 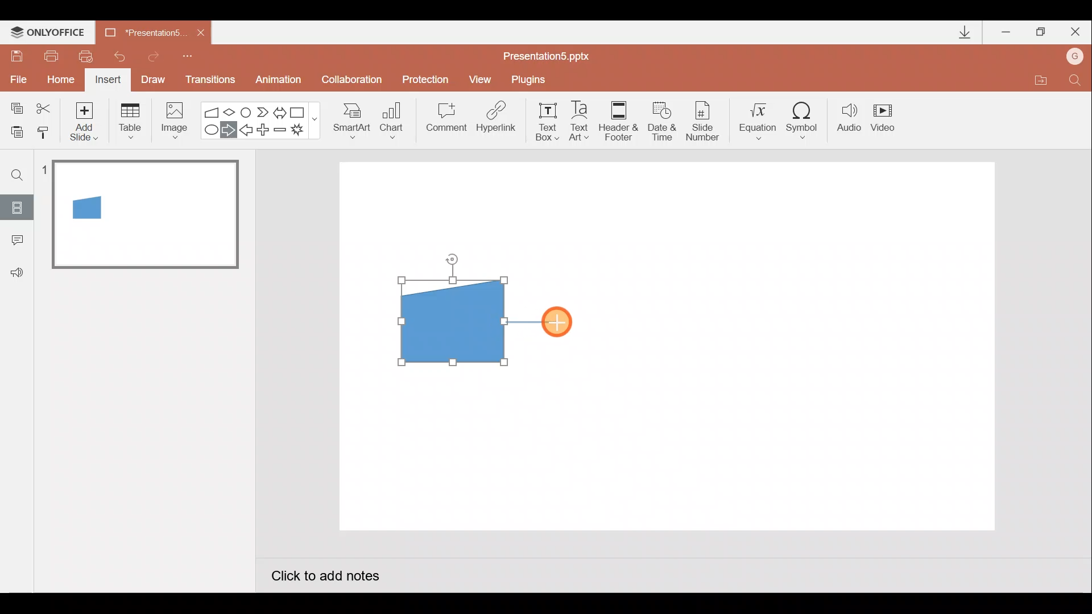 What do you see at coordinates (171, 120) in the screenshot?
I see `Image` at bounding box center [171, 120].